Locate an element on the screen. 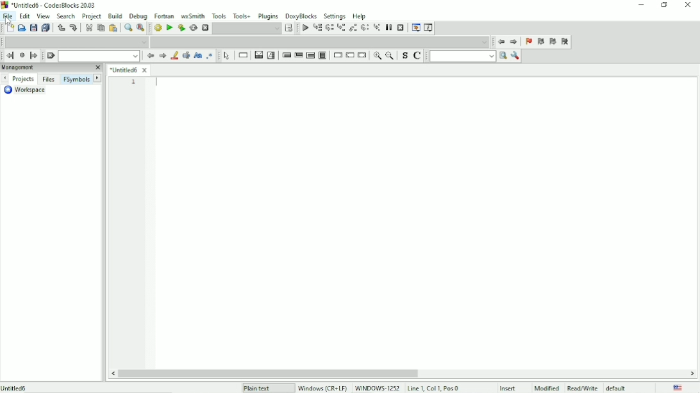 This screenshot has width=700, height=393. Show options window is located at coordinates (516, 56).